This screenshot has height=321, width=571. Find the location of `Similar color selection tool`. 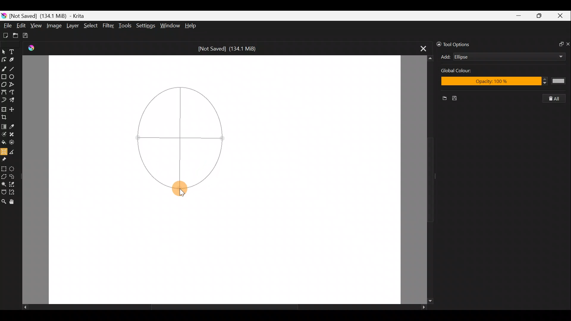

Similar color selection tool is located at coordinates (15, 183).